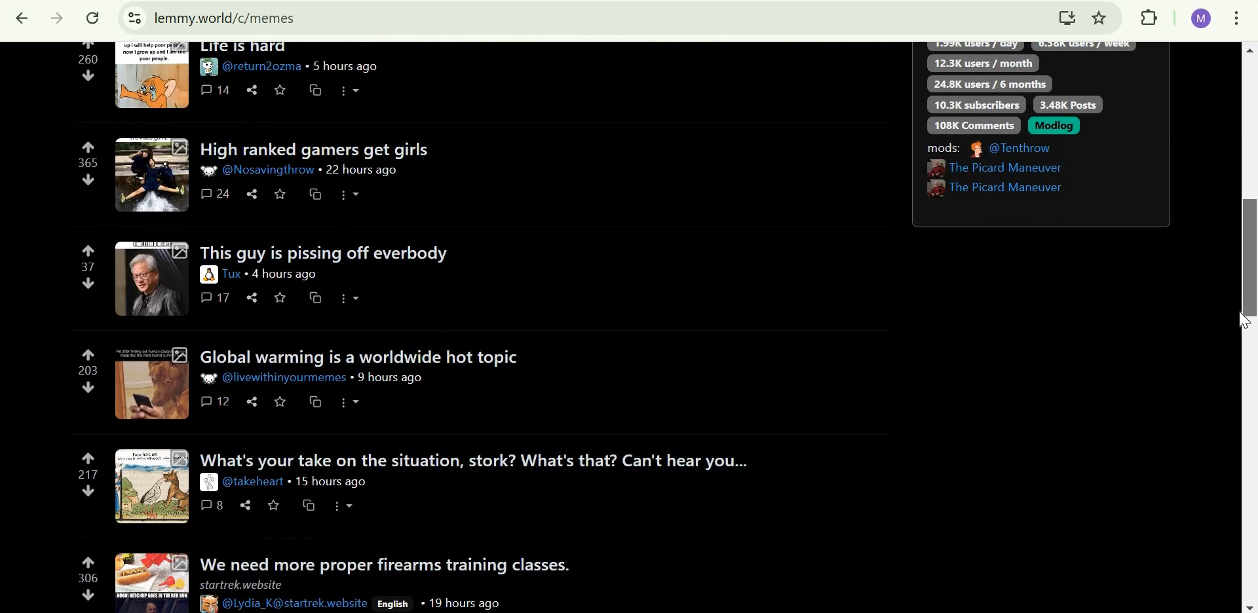 This screenshot has width=1258, height=613. I want to click on save, so click(274, 504).